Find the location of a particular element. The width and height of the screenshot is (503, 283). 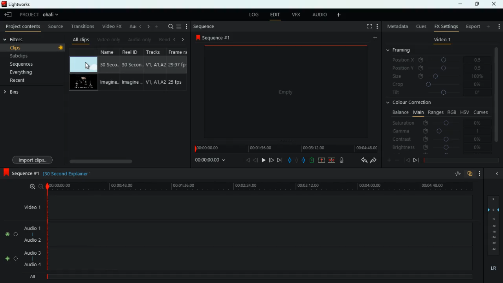

all clips is located at coordinates (80, 40).